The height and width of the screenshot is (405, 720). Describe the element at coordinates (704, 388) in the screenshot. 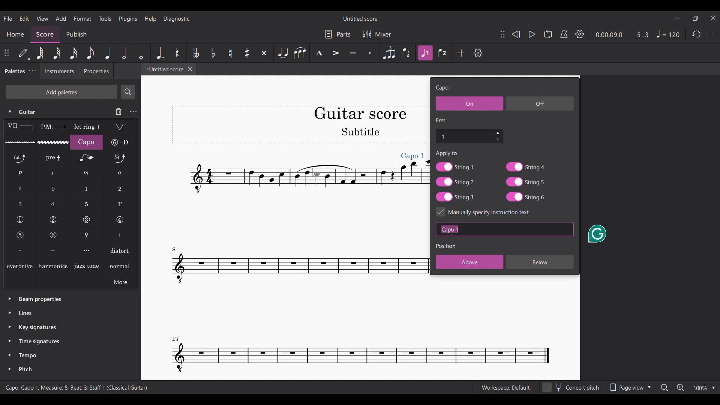

I see `Zoom options` at that location.